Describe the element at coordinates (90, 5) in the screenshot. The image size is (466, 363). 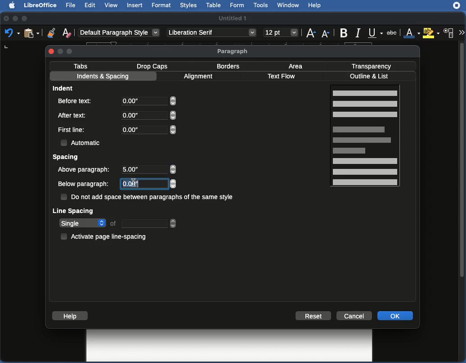
I see `Edit` at that location.